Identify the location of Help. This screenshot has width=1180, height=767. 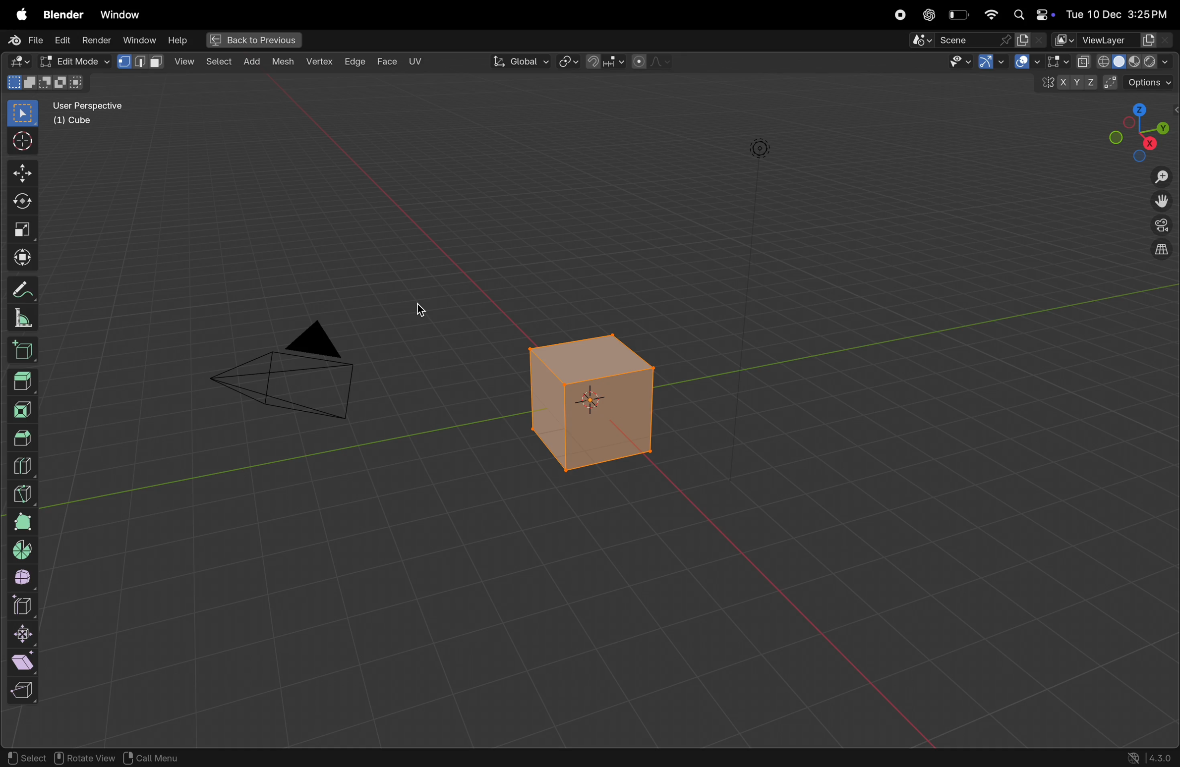
(178, 40).